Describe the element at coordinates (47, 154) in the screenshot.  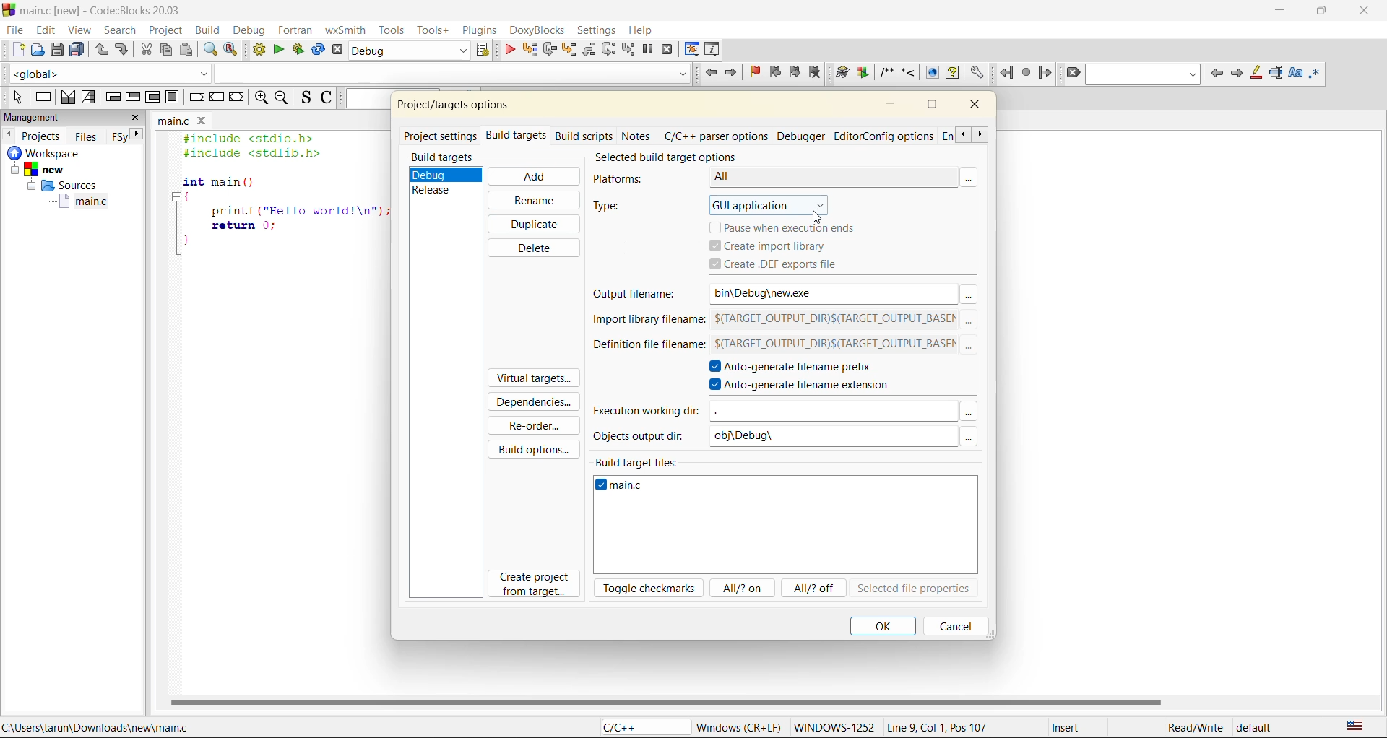
I see `workspace` at that location.